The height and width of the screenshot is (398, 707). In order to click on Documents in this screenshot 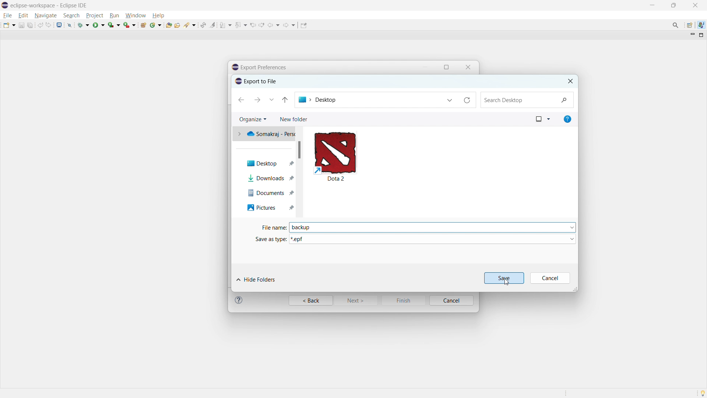, I will do `click(264, 193)`.